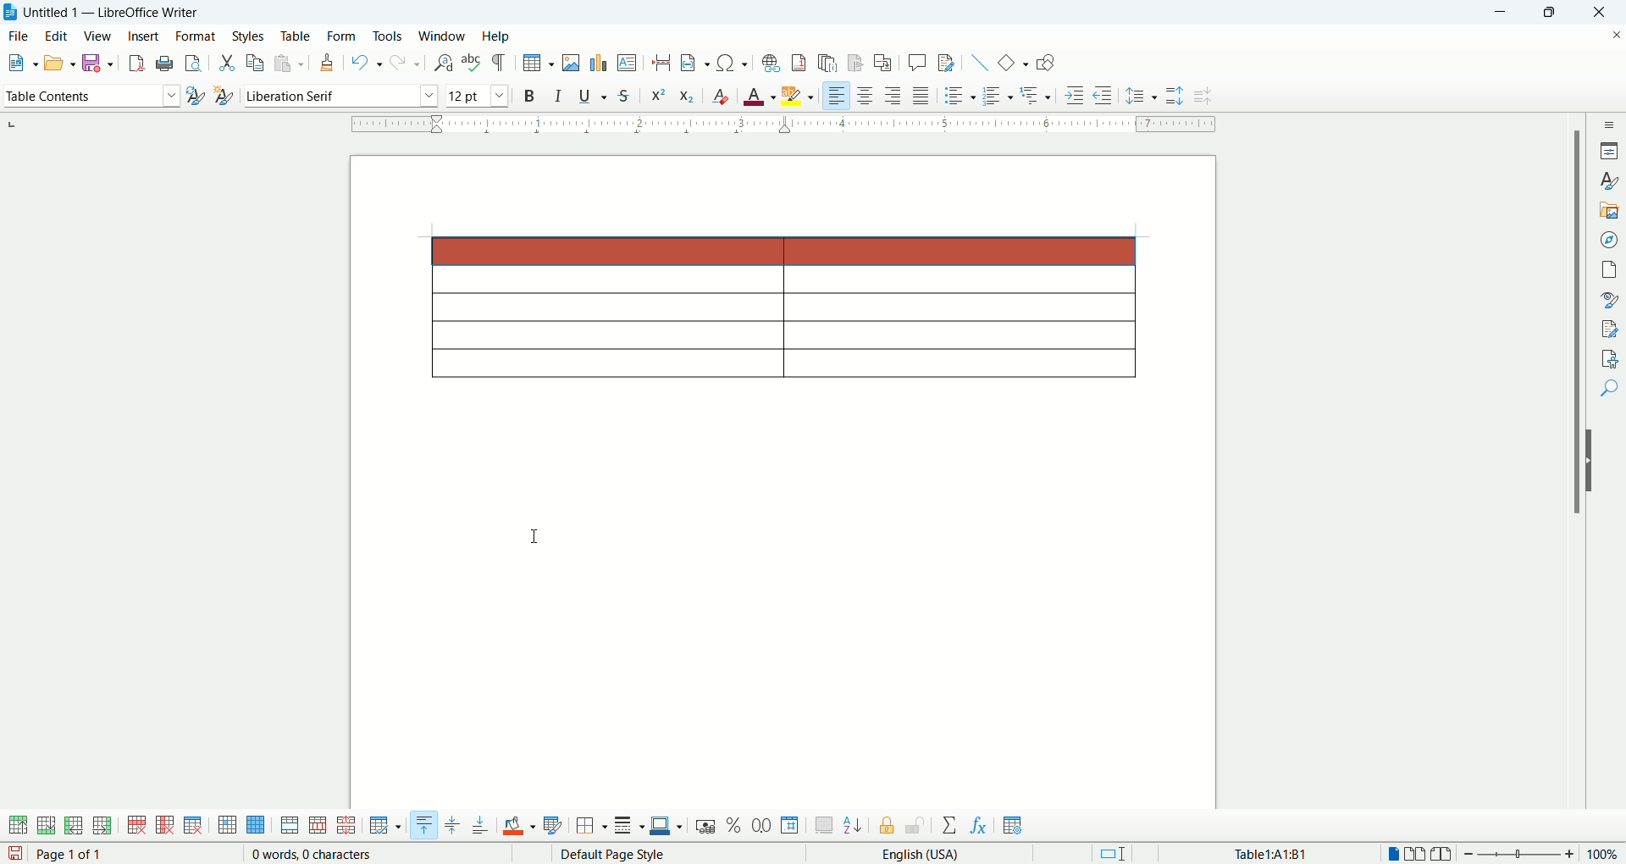 This screenshot has height=864, width=1626. What do you see at coordinates (1609, 327) in the screenshot?
I see `manage changes` at bounding box center [1609, 327].